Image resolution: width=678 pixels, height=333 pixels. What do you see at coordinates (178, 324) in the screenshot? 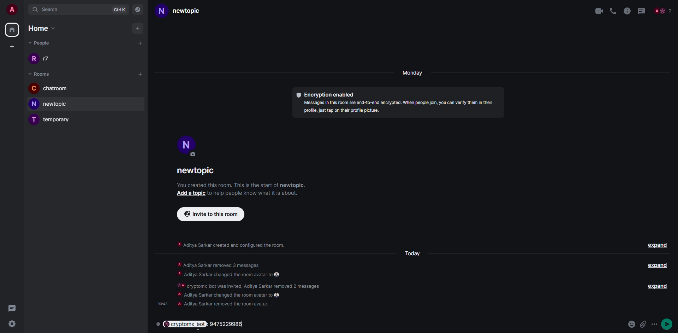
I see `cryptomx_bot` at bounding box center [178, 324].